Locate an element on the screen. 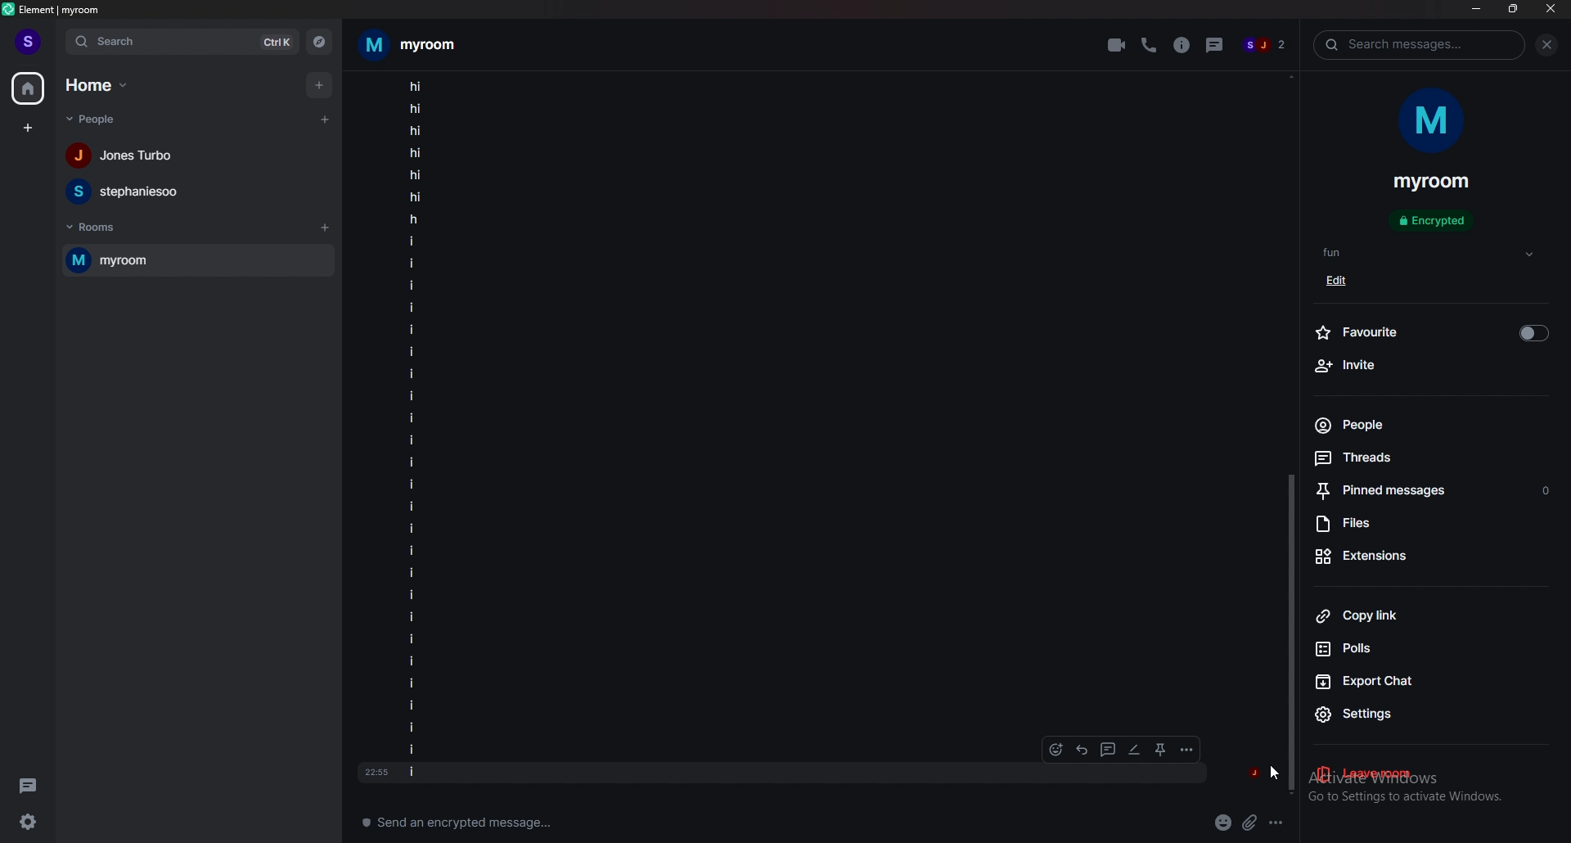 This screenshot has height=843, width=1571. scroll bar is located at coordinates (1293, 633).